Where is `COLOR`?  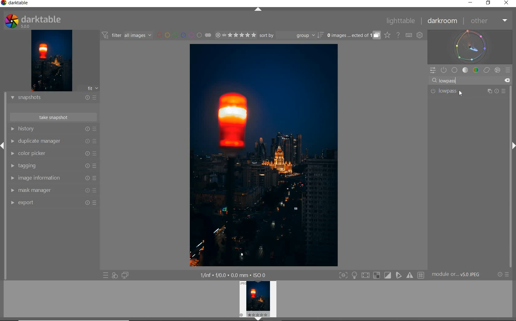 COLOR is located at coordinates (476, 70).